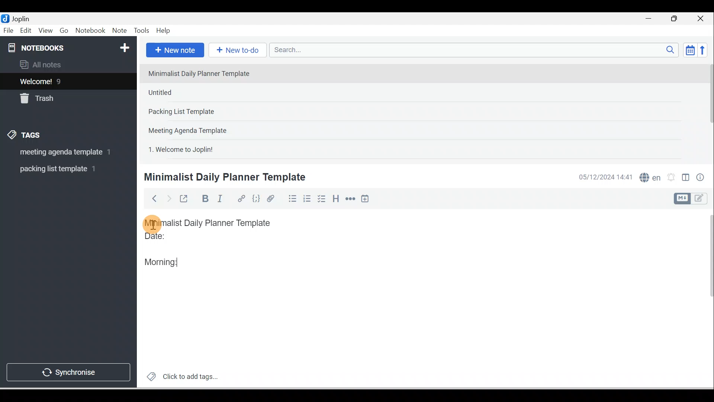  Describe the element at coordinates (167, 260) in the screenshot. I see `Morning:` at that location.